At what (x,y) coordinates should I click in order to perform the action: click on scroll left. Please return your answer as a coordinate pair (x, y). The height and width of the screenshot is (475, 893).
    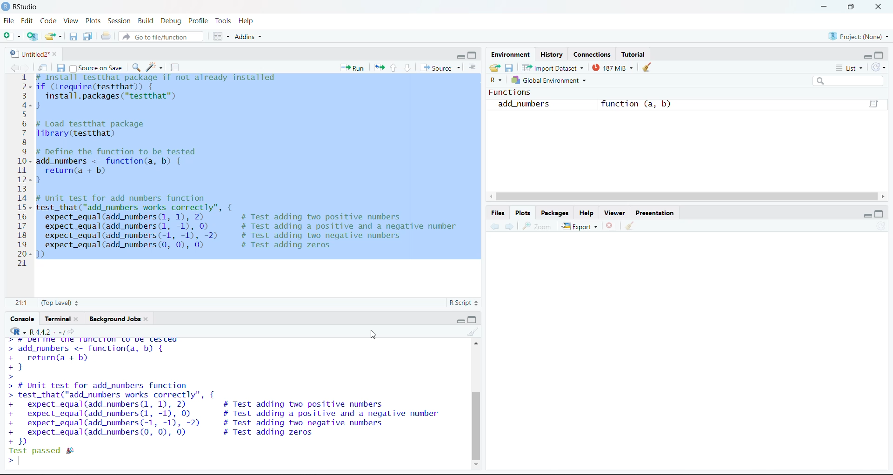
    Looking at the image, I should click on (491, 196).